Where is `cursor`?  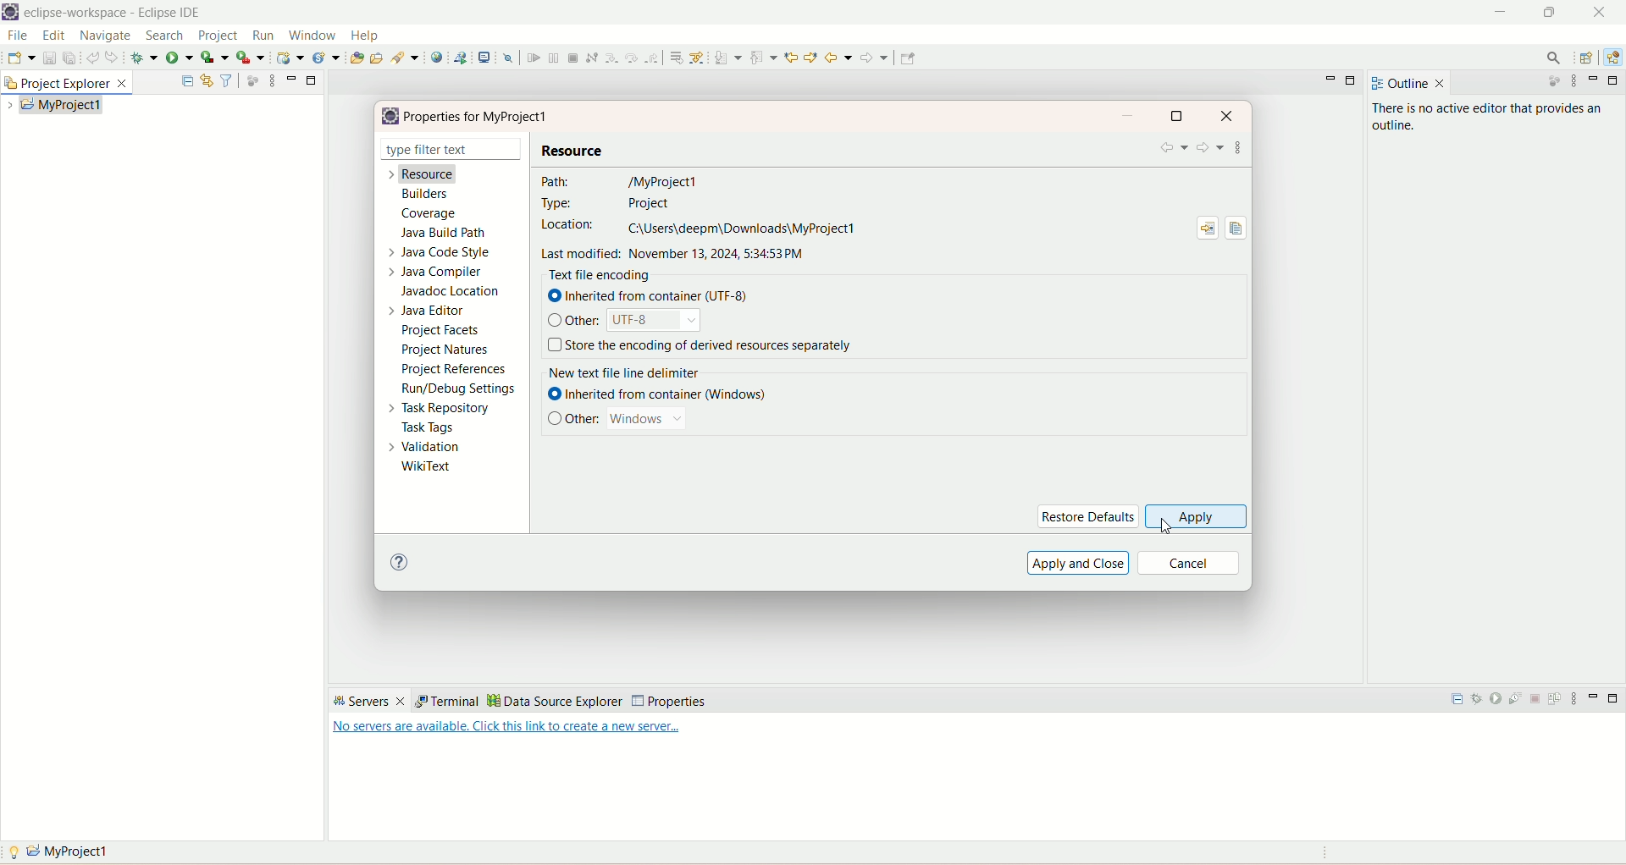
cursor is located at coordinates (1163, 529).